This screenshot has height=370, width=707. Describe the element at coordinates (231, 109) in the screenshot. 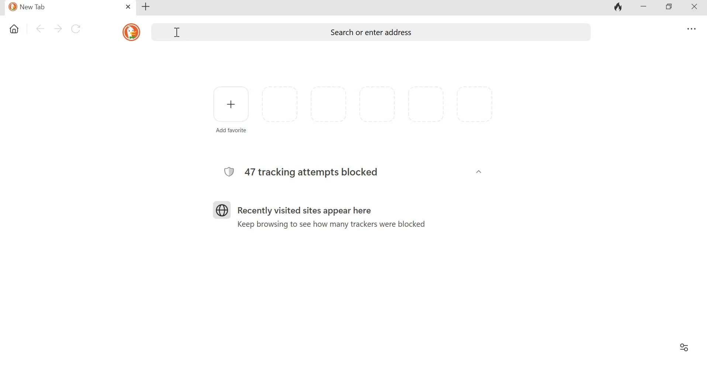

I see `Add shortcut` at that location.